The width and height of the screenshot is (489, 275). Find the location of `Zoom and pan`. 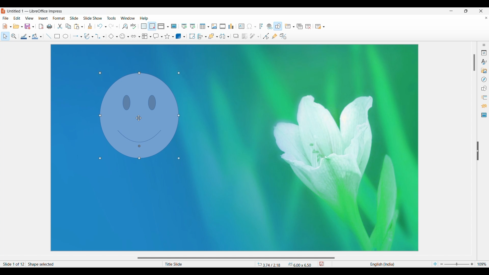

Zoom and pan is located at coordinates (14, 36).